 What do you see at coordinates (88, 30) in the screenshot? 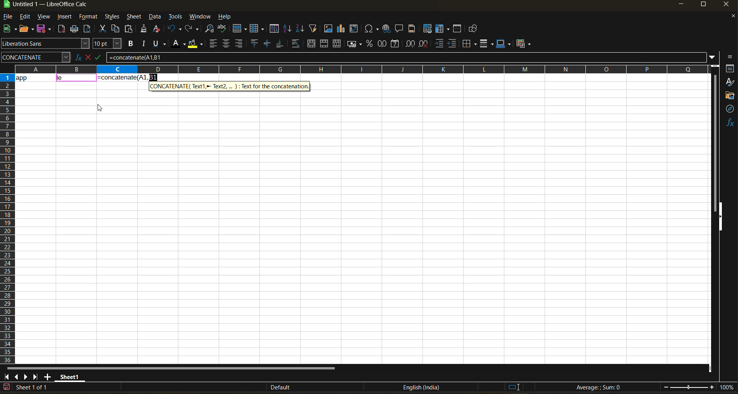
I see `toggle print preview` at bounding box center [88, 30].